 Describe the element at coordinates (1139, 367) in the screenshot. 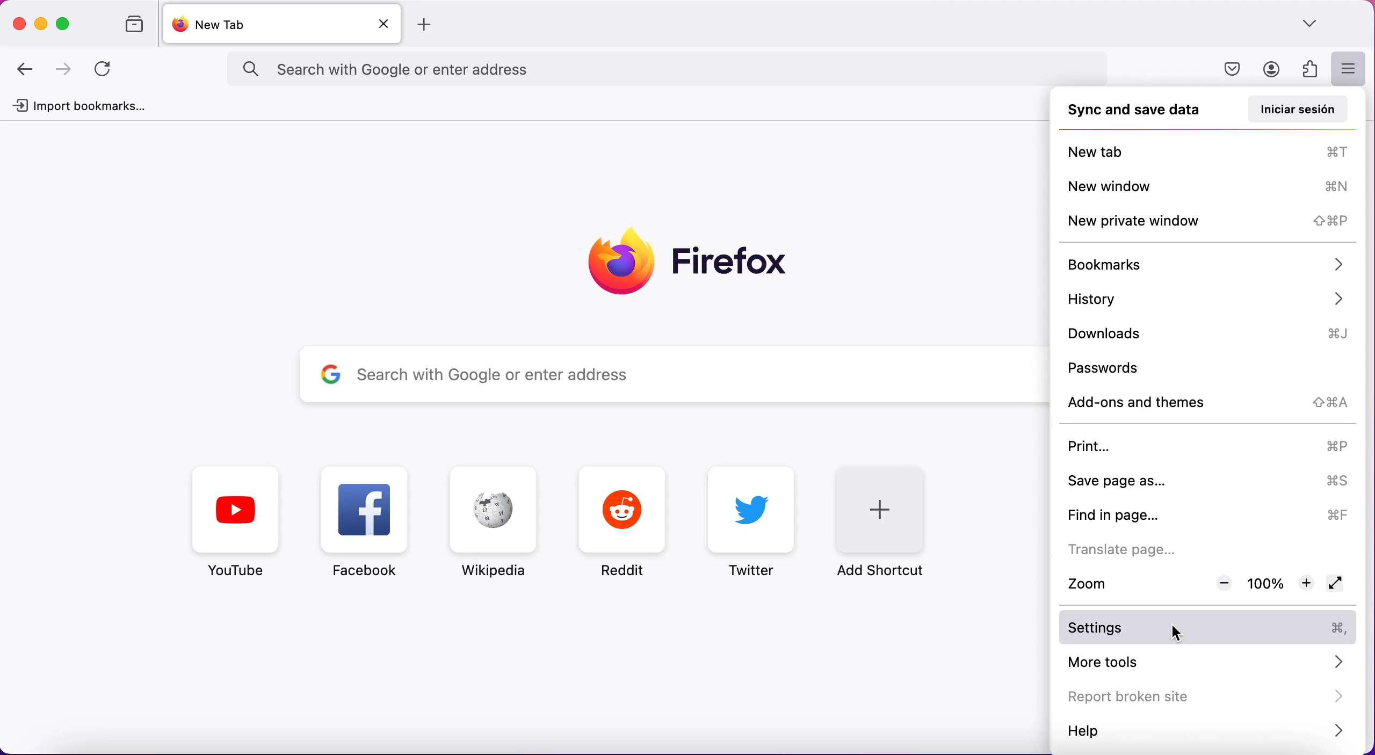

I see `passwords` at that location.